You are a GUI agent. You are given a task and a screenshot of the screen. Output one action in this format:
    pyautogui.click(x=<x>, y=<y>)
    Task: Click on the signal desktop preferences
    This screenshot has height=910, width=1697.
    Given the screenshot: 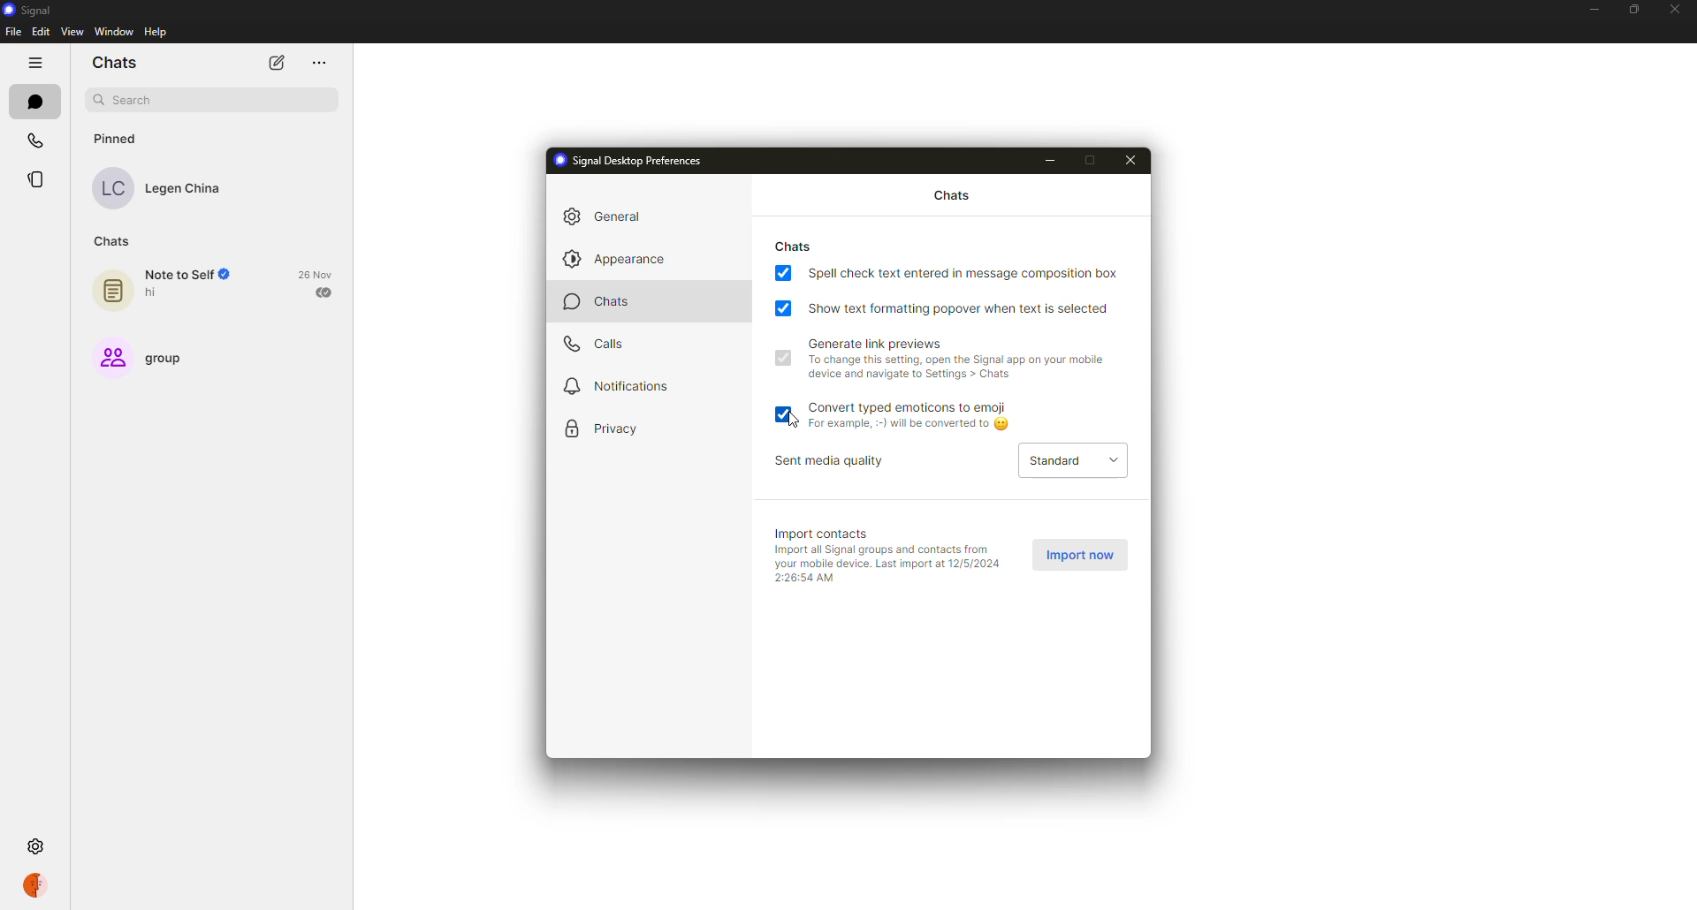 What is the action you would take?
    pyautogui.click(x=639, y=160)
    